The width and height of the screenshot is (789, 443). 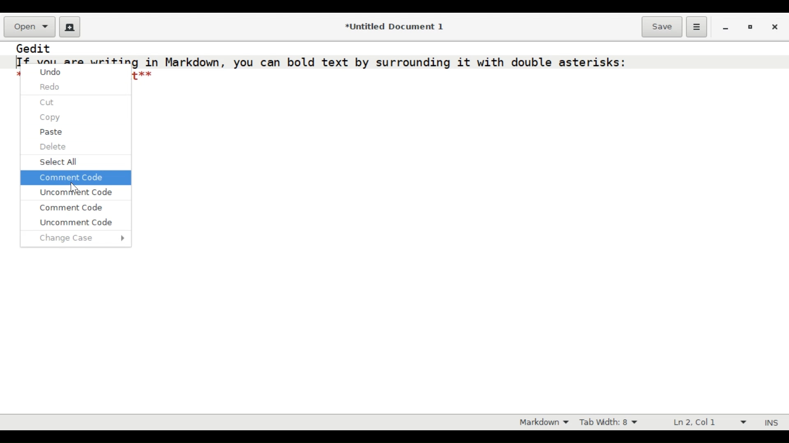 What do you see at coordinates (52, 118) in the screenshot?
I see `Copy` at bounding box center [52, 118].